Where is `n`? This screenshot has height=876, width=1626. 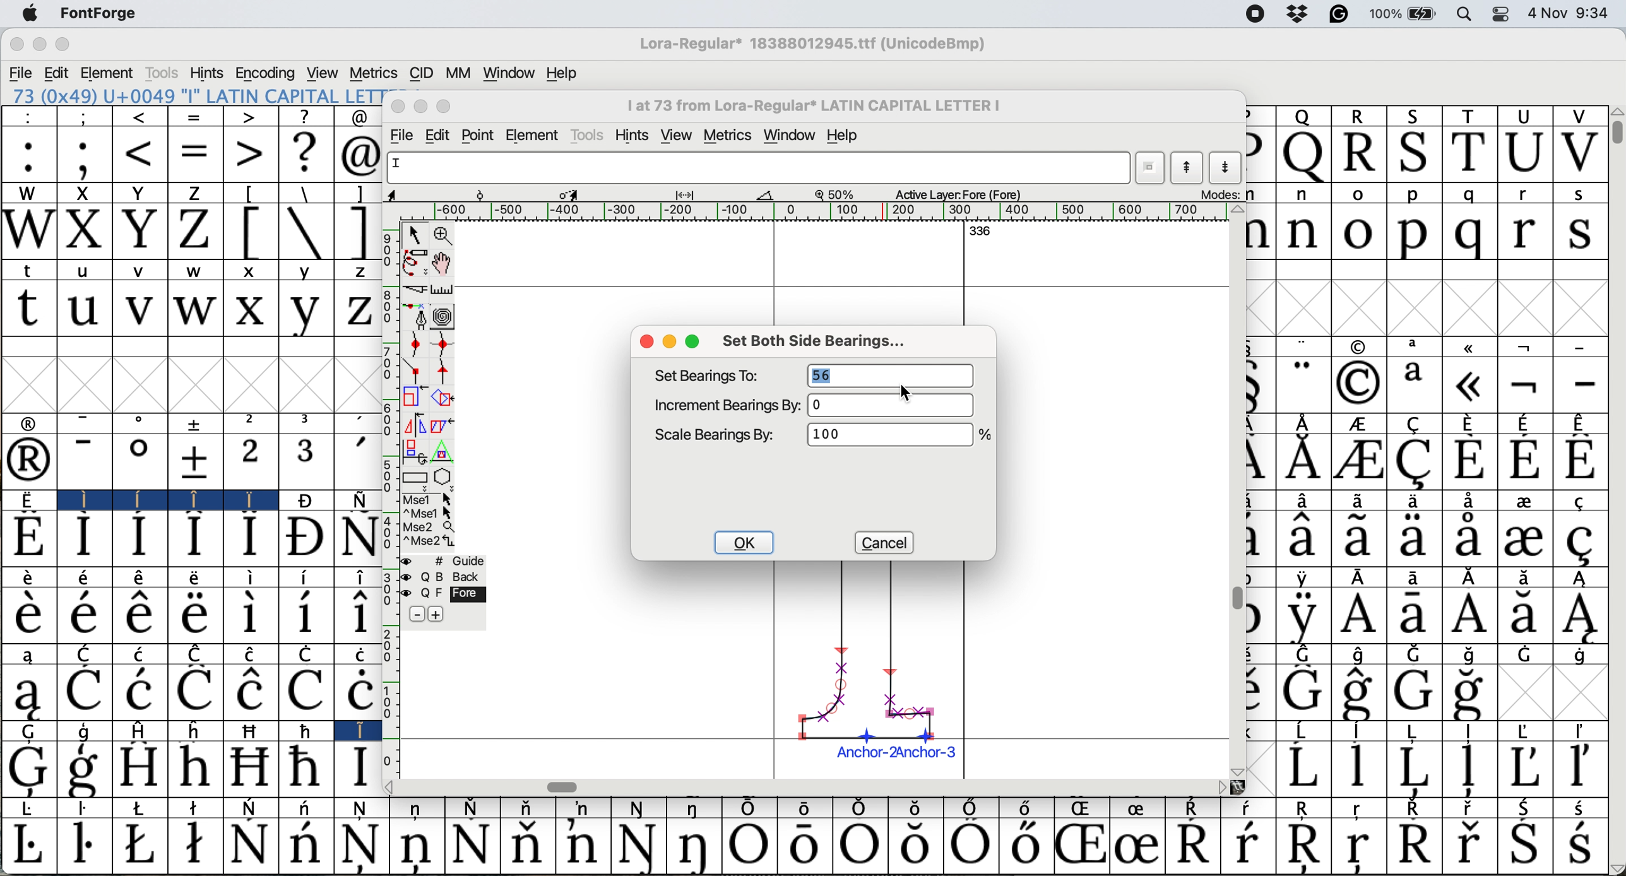
n is located at coordinates (1305, 195).